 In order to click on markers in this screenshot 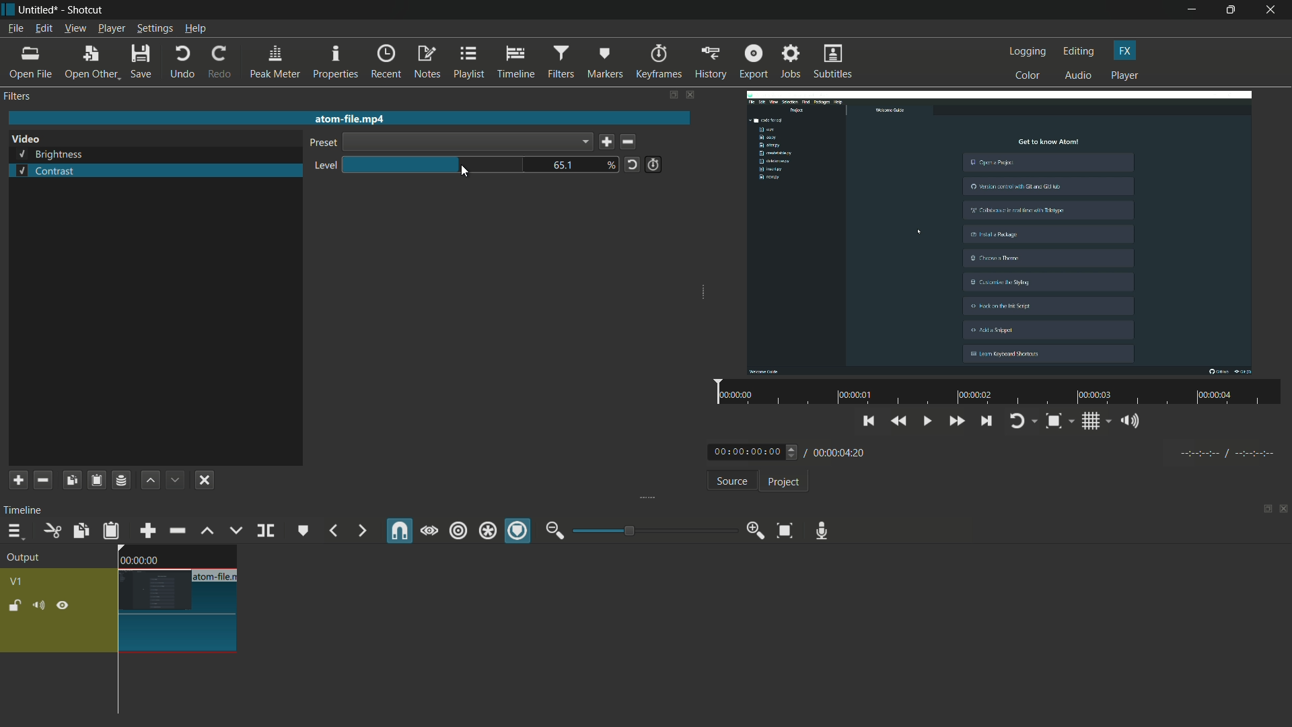, I will do `click(605, 61)`.